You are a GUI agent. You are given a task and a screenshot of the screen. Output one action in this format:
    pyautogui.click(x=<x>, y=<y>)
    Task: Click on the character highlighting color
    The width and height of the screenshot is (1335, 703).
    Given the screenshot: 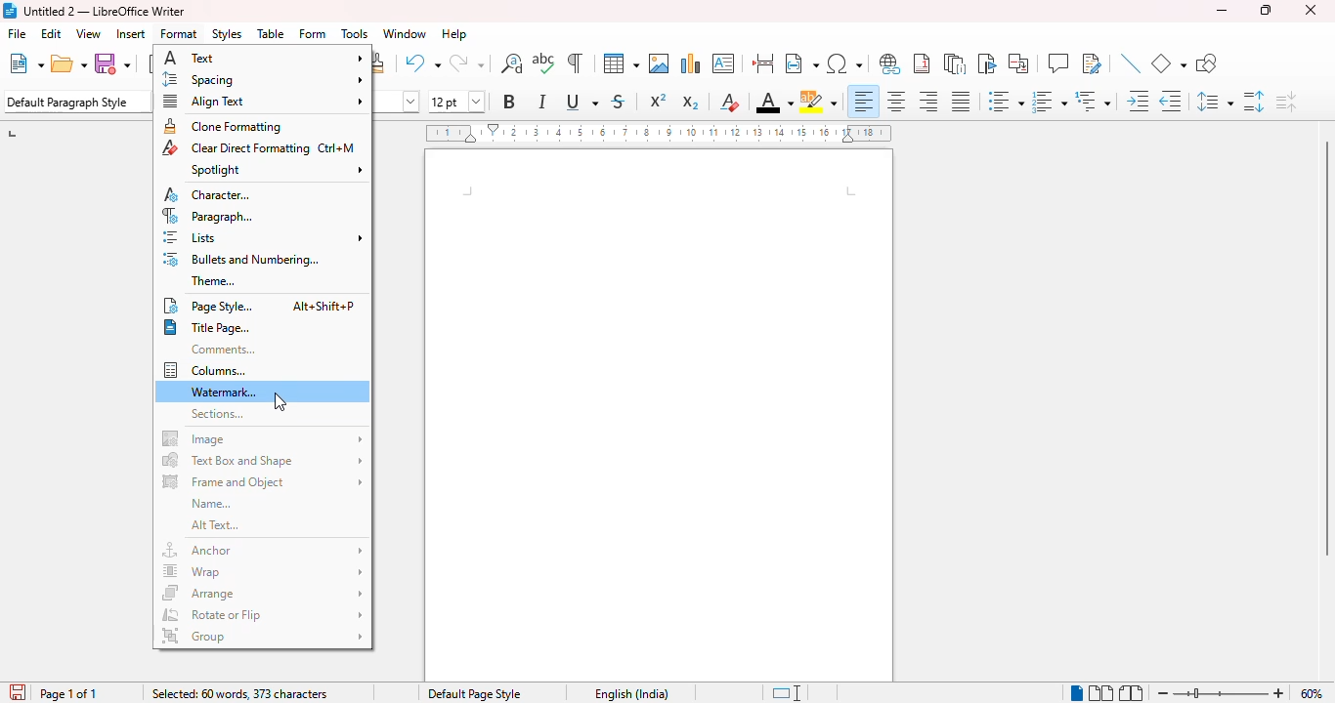 What is the action you would take?
    pyautogui.click(x=819, y=102)
    